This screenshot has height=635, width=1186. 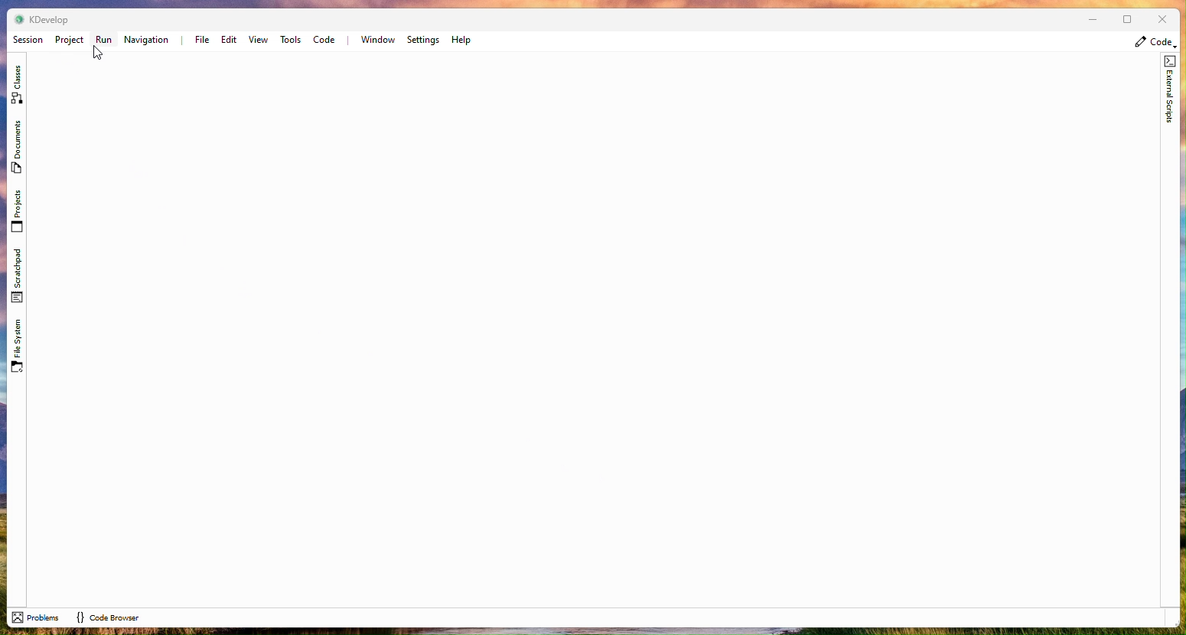 I want to click on Window, so click(x=377, y=40).